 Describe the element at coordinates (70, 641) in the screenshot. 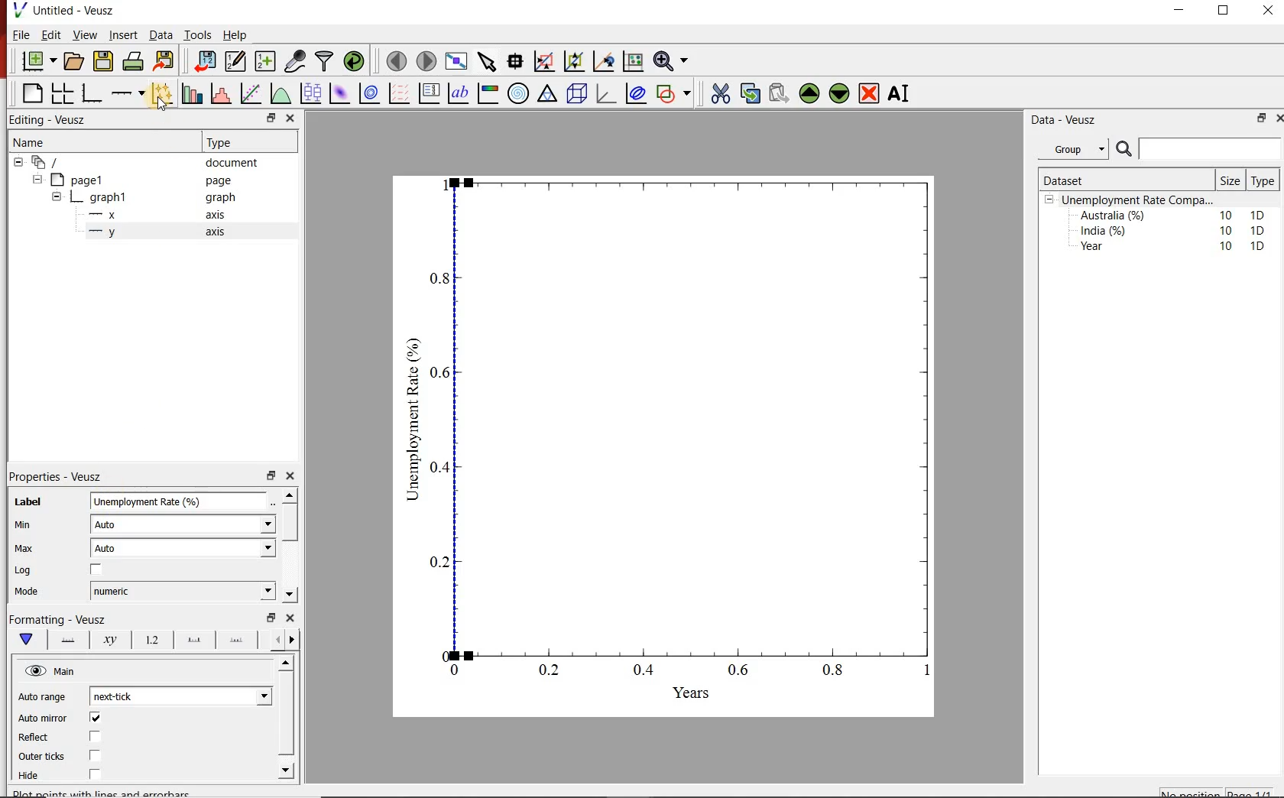

I see `axis lines` at that location.